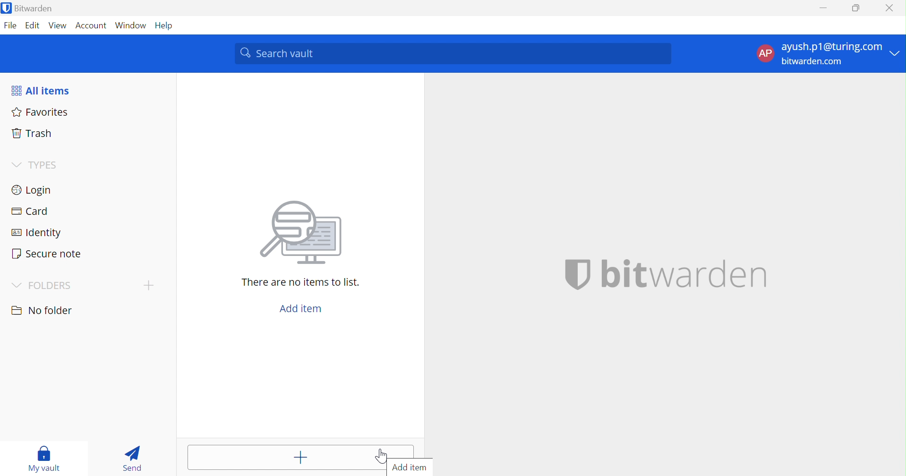  I want to click on Card, so click(32, 212).